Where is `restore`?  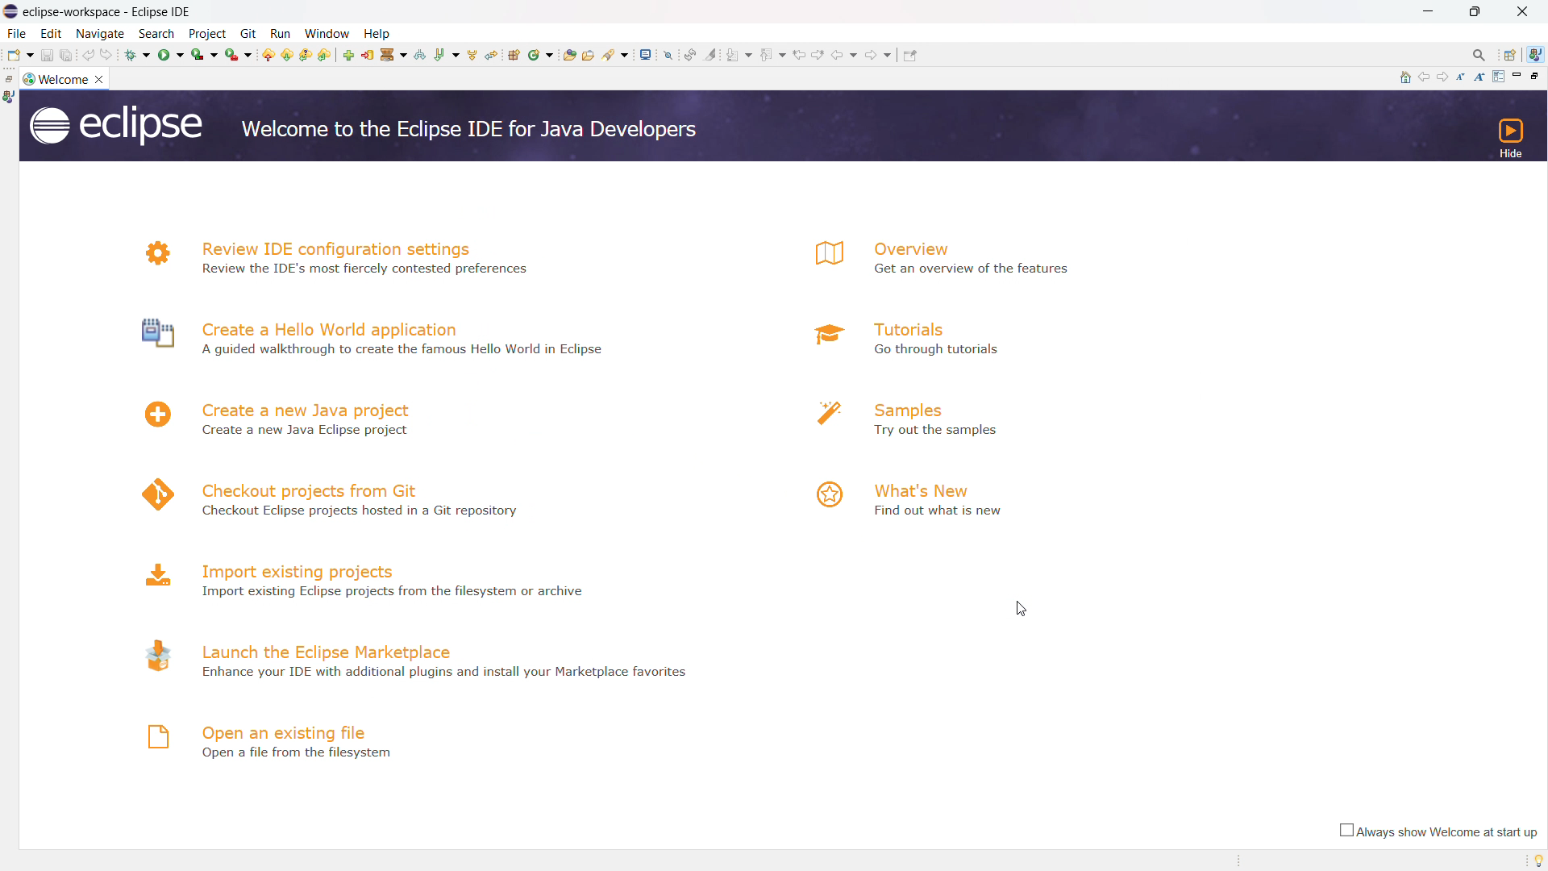 restore is located at coordinates (10, 78).